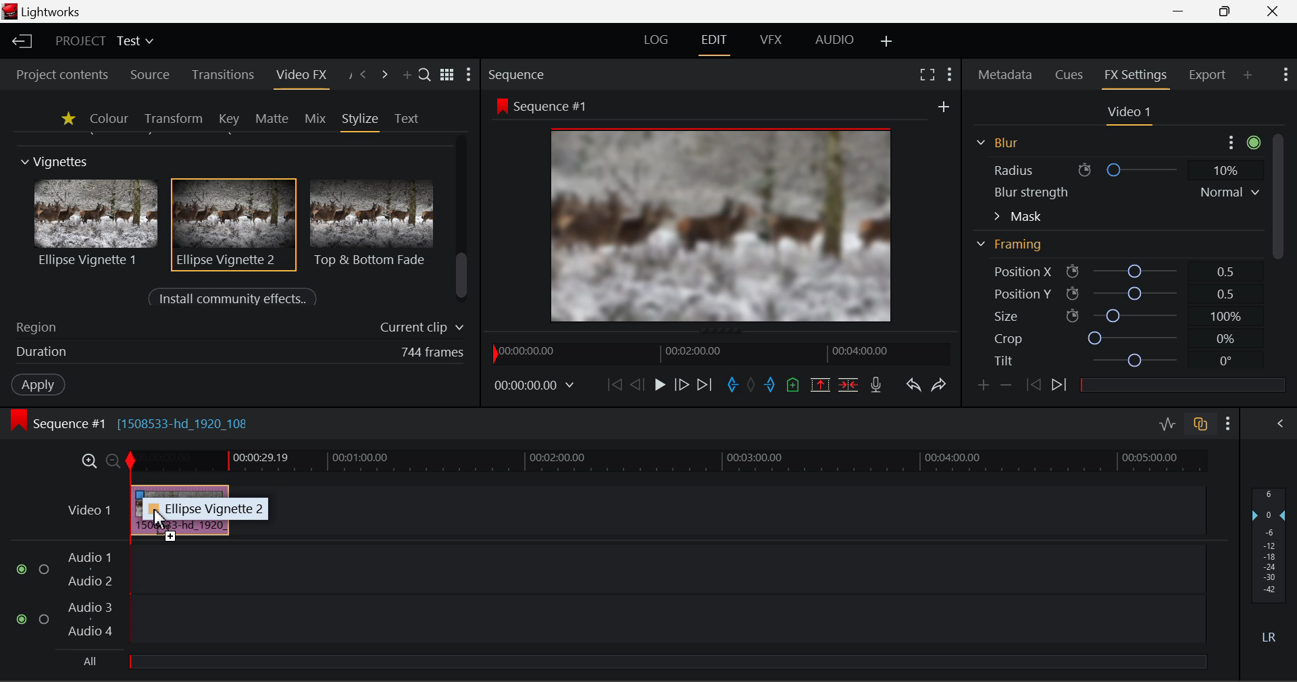 The height and width of the screenshot is (682, 1297). Describe the element at coordinates (447, 76) in the screenshot. I see `Toggle list & title view` at that location.